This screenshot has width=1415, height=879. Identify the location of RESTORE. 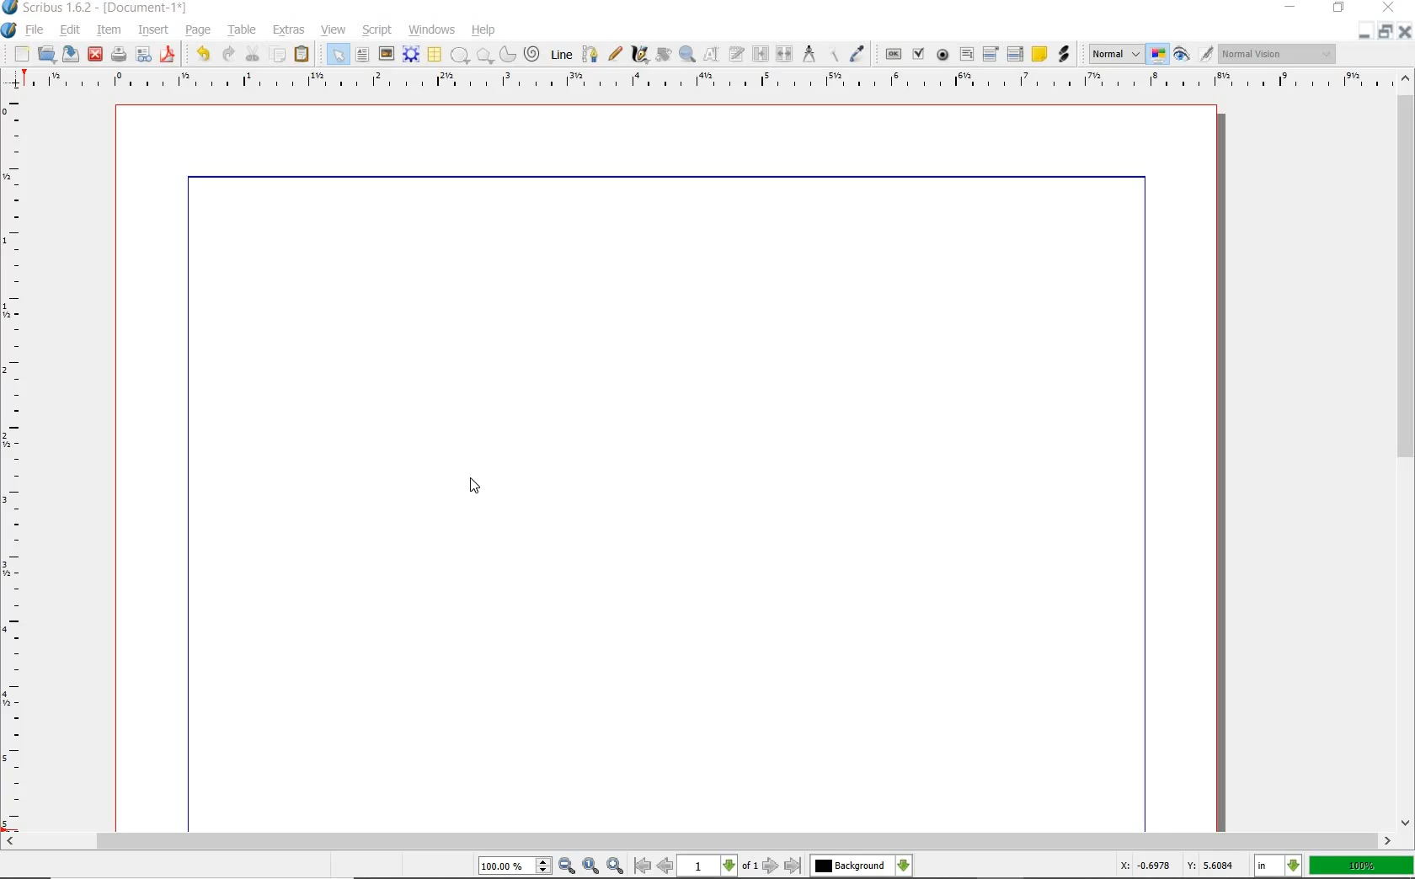
(1386, 32).